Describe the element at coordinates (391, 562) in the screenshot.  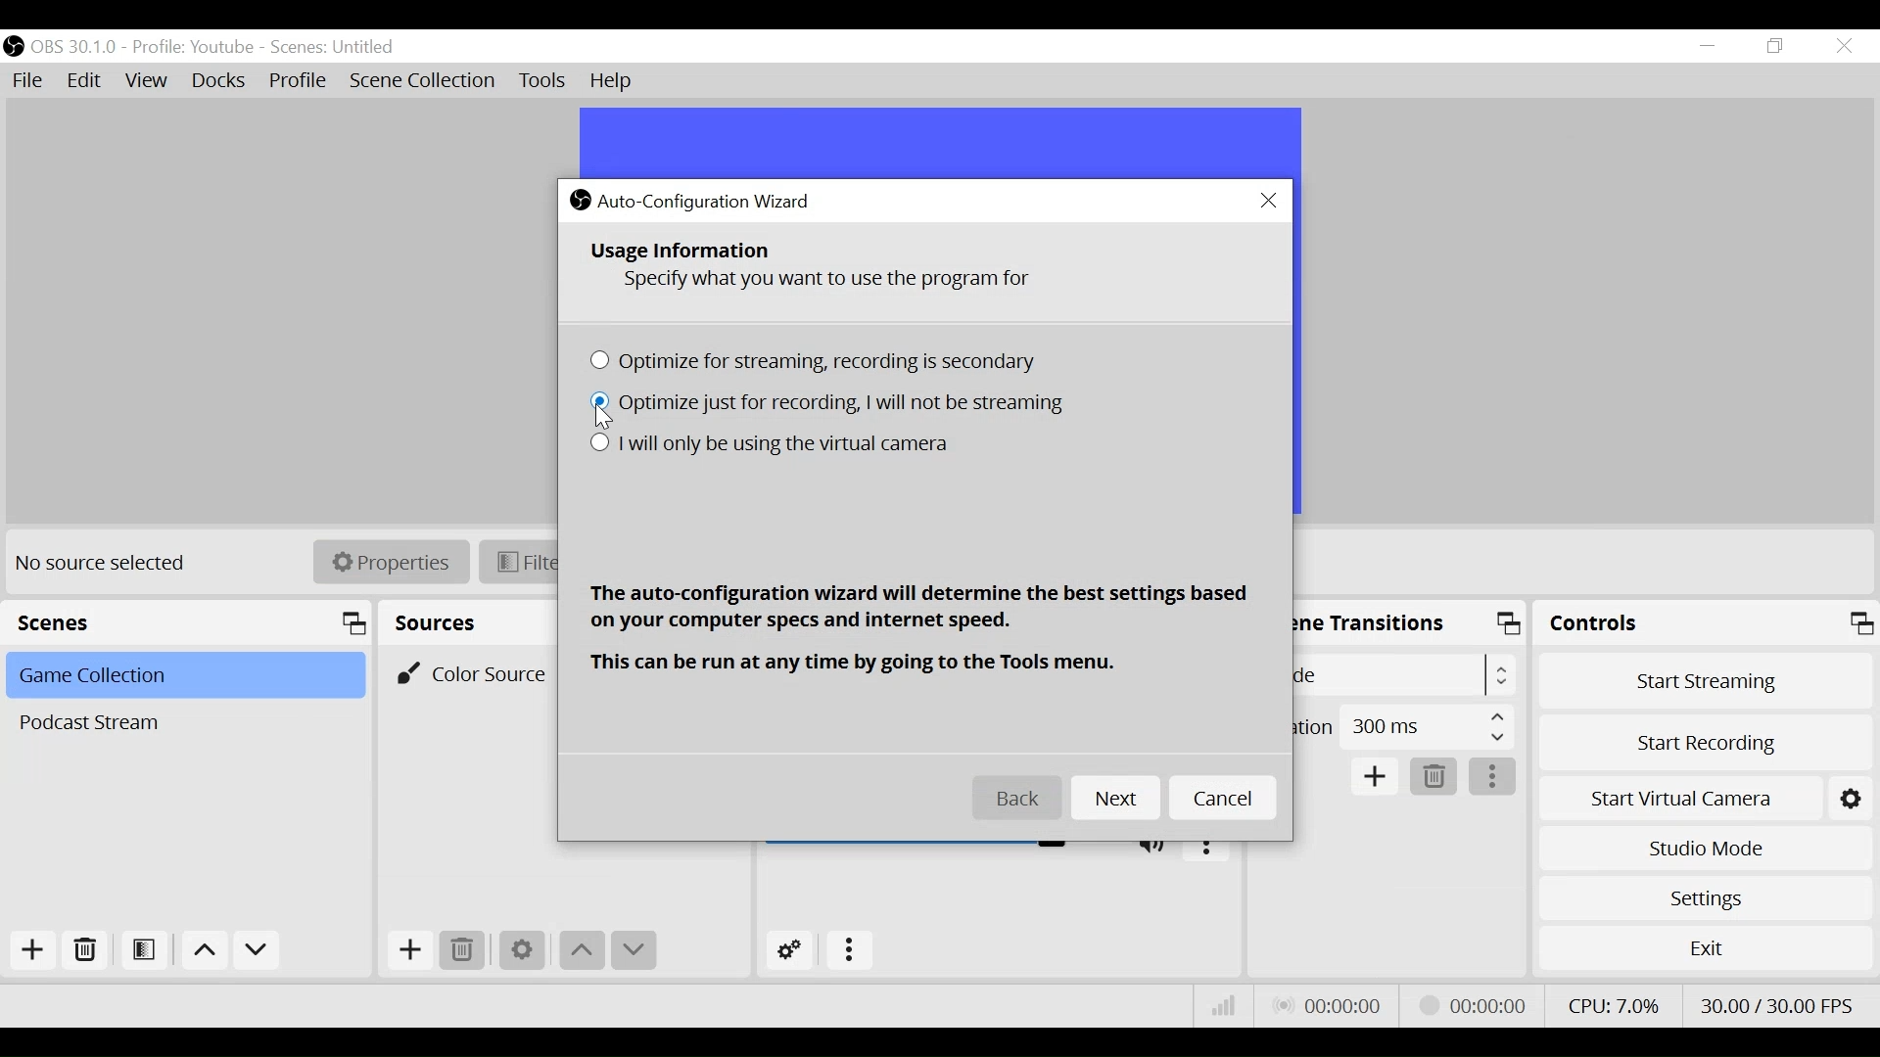
I see `Properties` at that location.